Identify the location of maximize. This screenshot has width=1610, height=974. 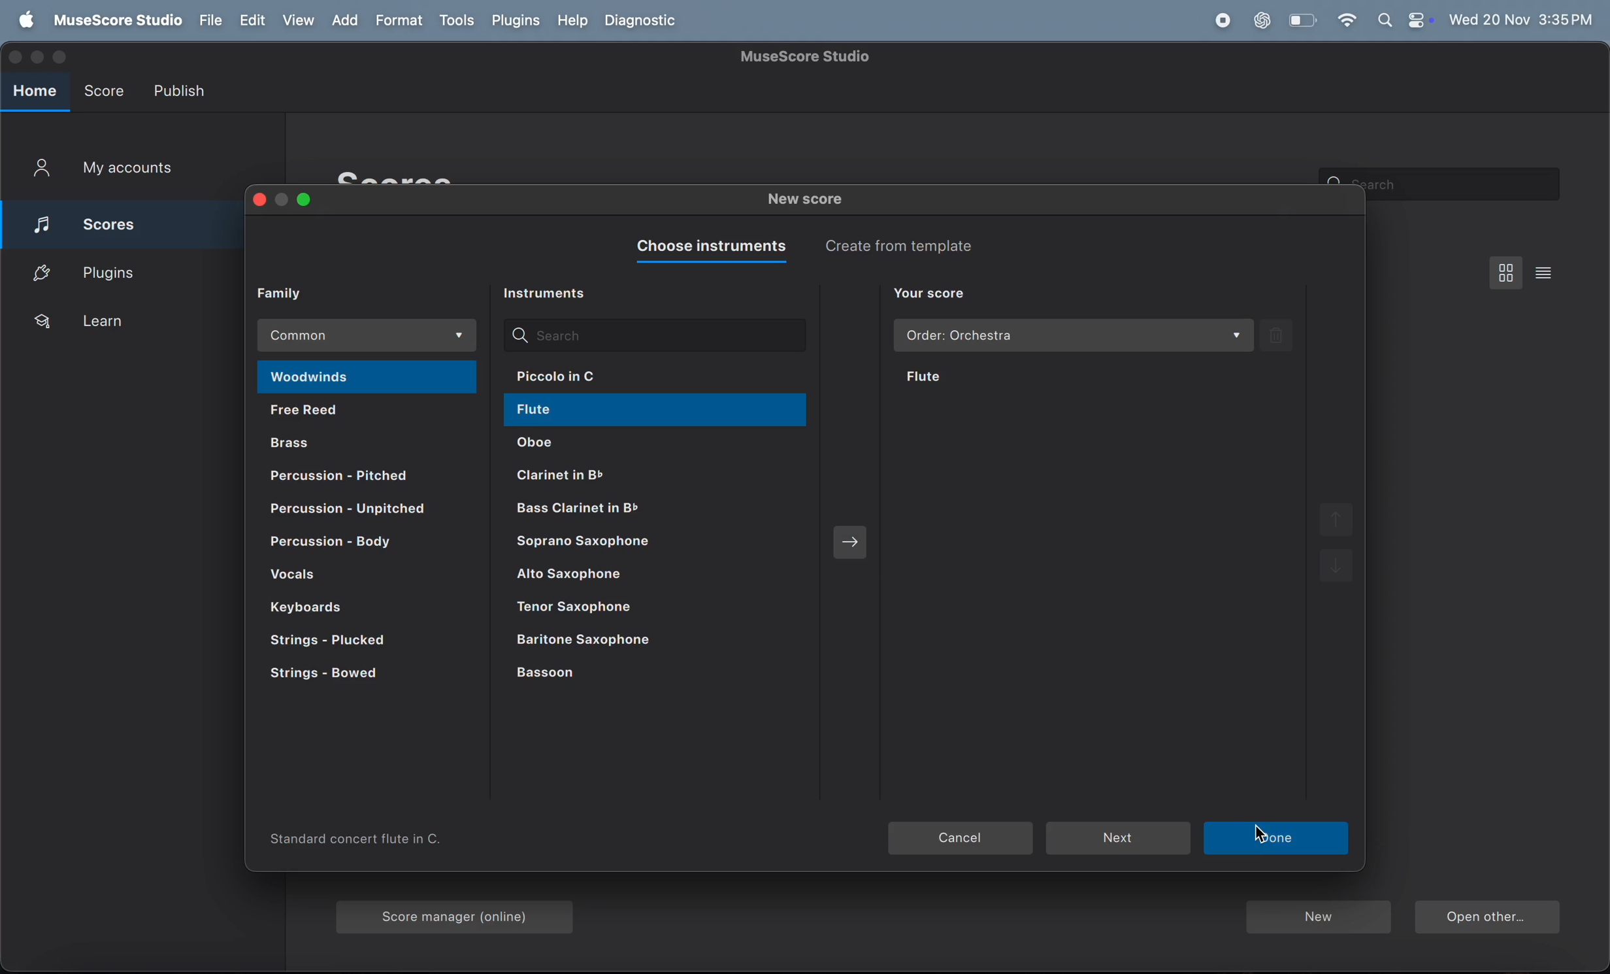
(306, 201).